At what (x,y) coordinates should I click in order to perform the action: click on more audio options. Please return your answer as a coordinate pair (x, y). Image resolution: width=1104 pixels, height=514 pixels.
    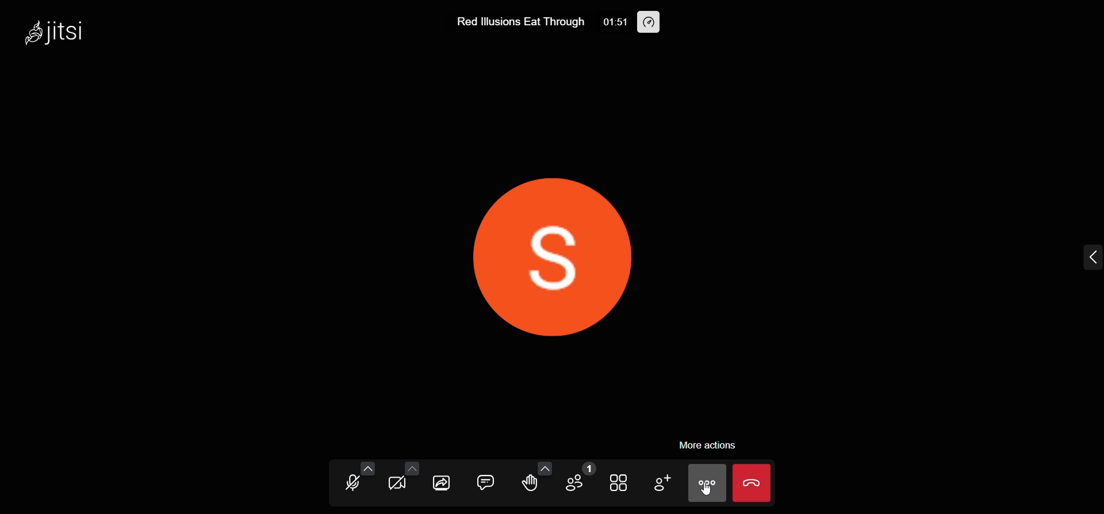
    Looking at the image, I should click on (368, 468).